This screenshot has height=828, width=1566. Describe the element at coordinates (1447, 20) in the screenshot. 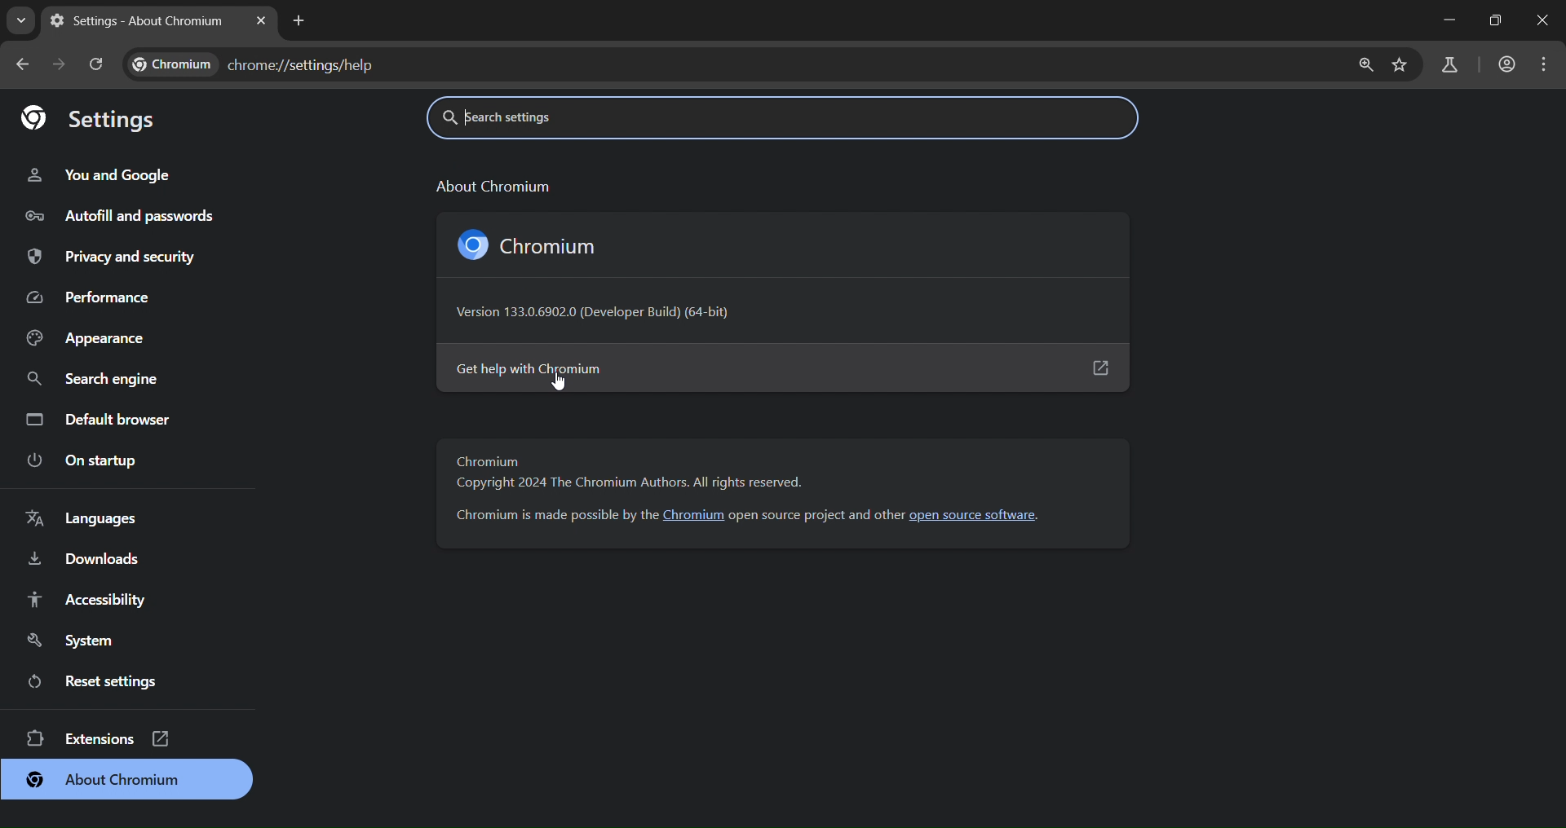

I see `Minimize` at that location.